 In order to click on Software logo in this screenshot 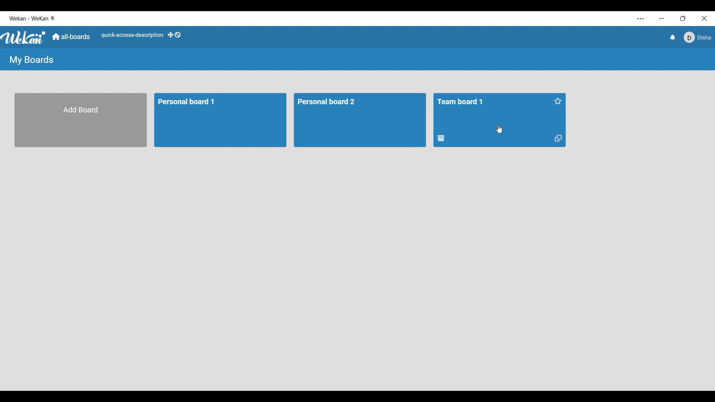, I will do `click(24, 38)`.